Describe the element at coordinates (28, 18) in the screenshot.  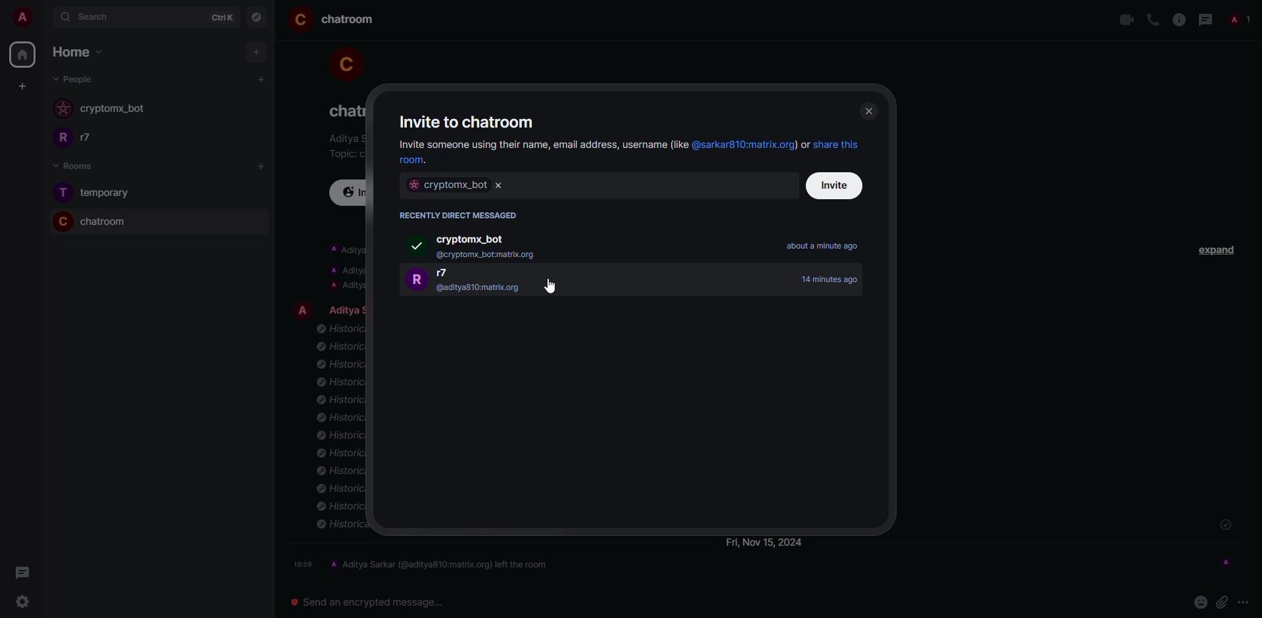
I see `account` at that location.